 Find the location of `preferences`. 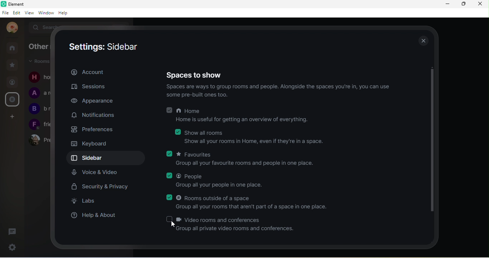

preferences is located at coordinates (96, 131).